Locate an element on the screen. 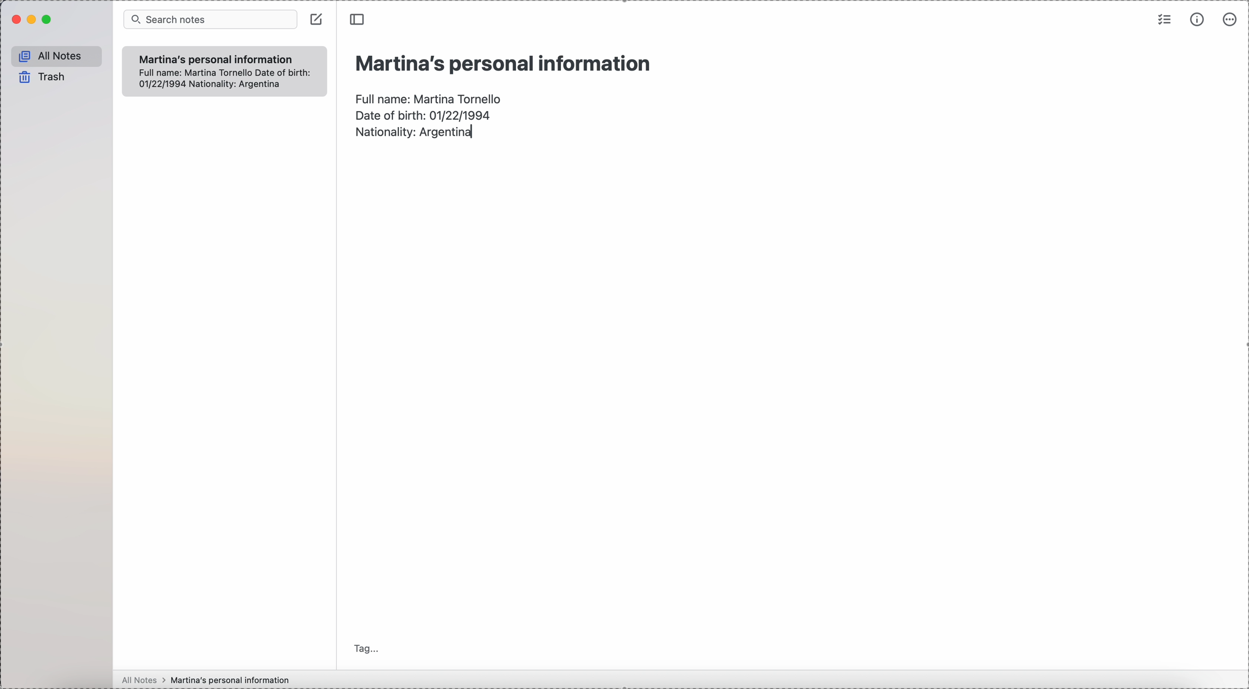 This screenshot has width=1249, height=689. minimize Simplenote is located at coordinates (33, 19).